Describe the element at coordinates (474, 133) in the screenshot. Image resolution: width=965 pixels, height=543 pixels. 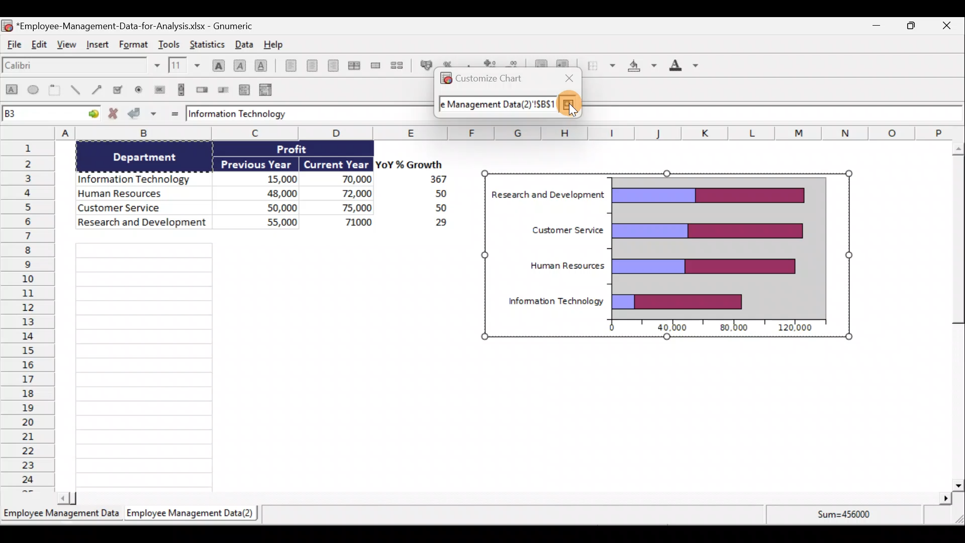
I see `Columns` at that location.